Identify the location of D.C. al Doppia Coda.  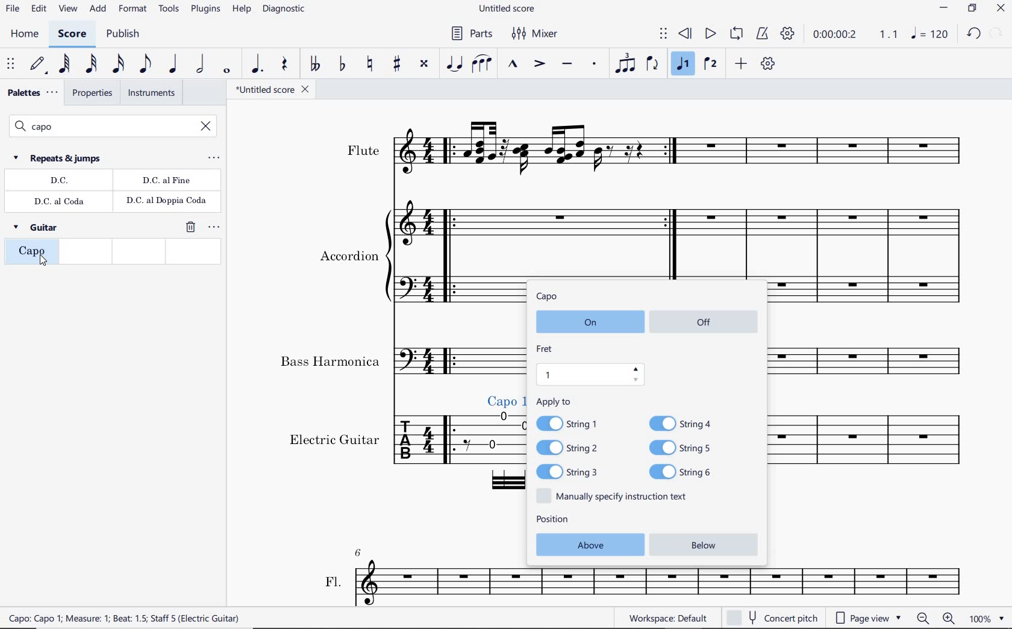
(166, 202).